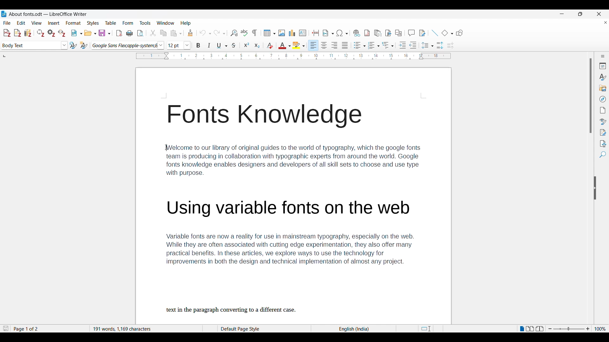  What do you see at coordinates (186, 23) in the screenshot?
I see `Help menu` at bounding box center [186, 23].